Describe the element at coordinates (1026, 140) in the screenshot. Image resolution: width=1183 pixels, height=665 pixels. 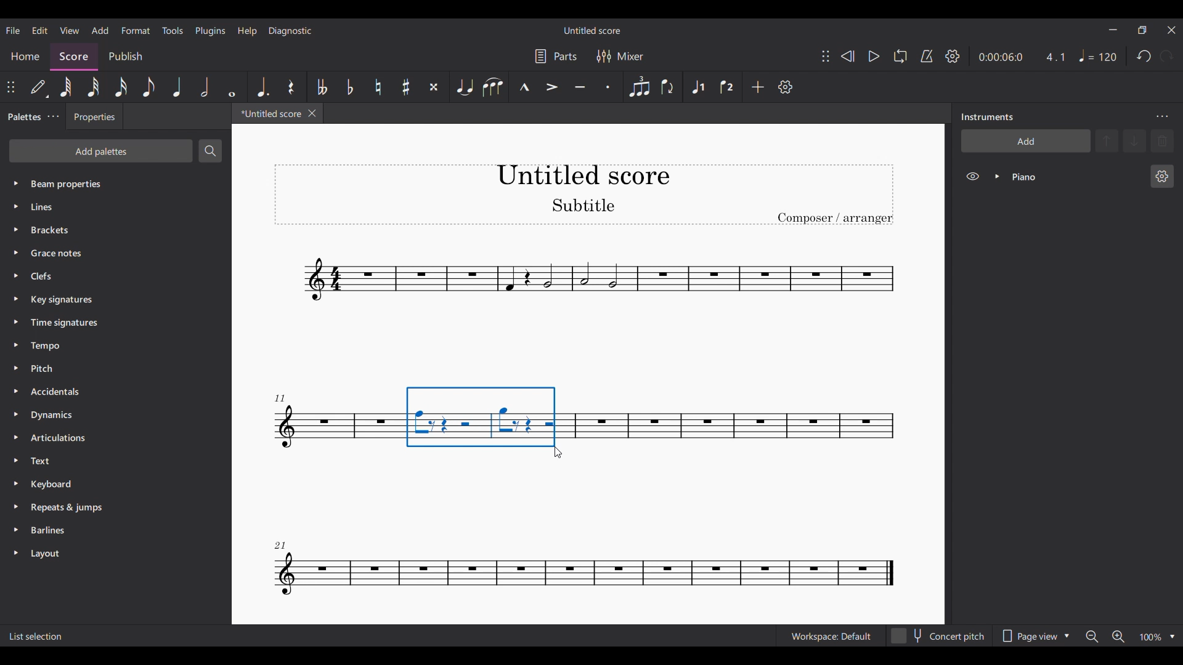
I see `Add instrument` at that location.